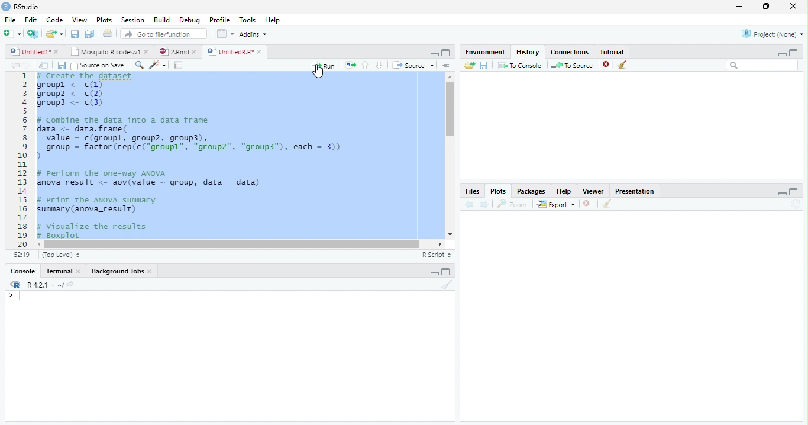  Describe the element at coordinates (486, 66) in the screenshot. I see `Save workspace as ` at that location.